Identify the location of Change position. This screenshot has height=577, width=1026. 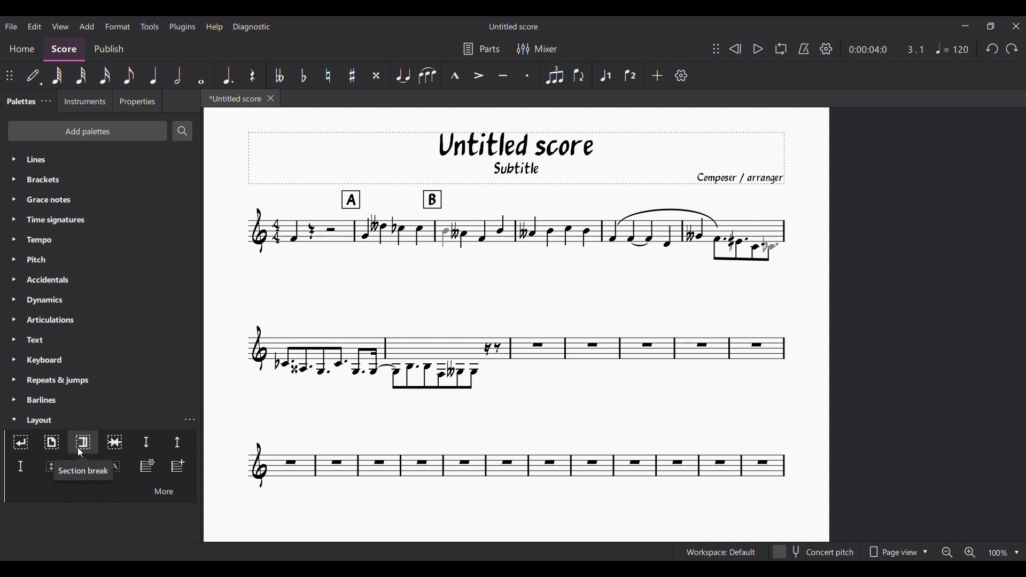
(716, 49).